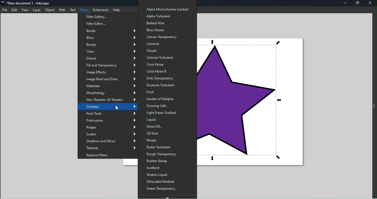  I want to click on Cross noise B, so click(166, 71).